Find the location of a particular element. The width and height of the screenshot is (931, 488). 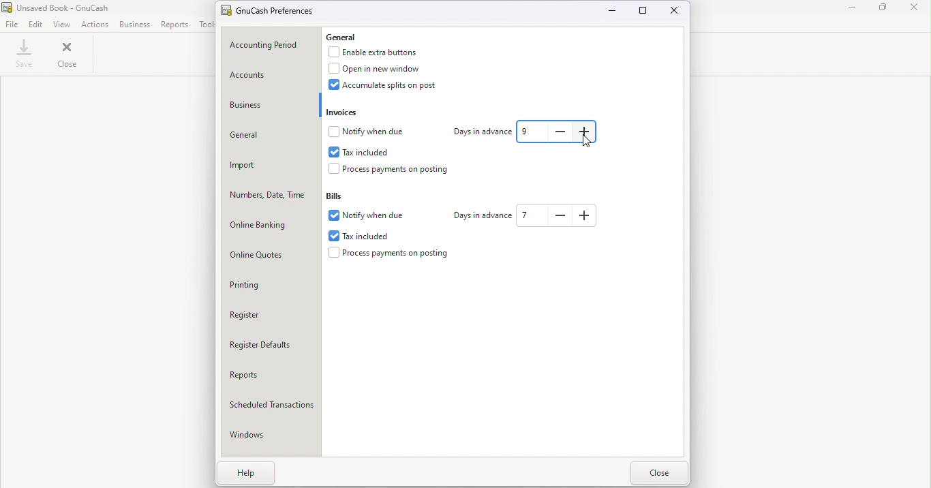

Invoices is located at coordinates (344, 112).